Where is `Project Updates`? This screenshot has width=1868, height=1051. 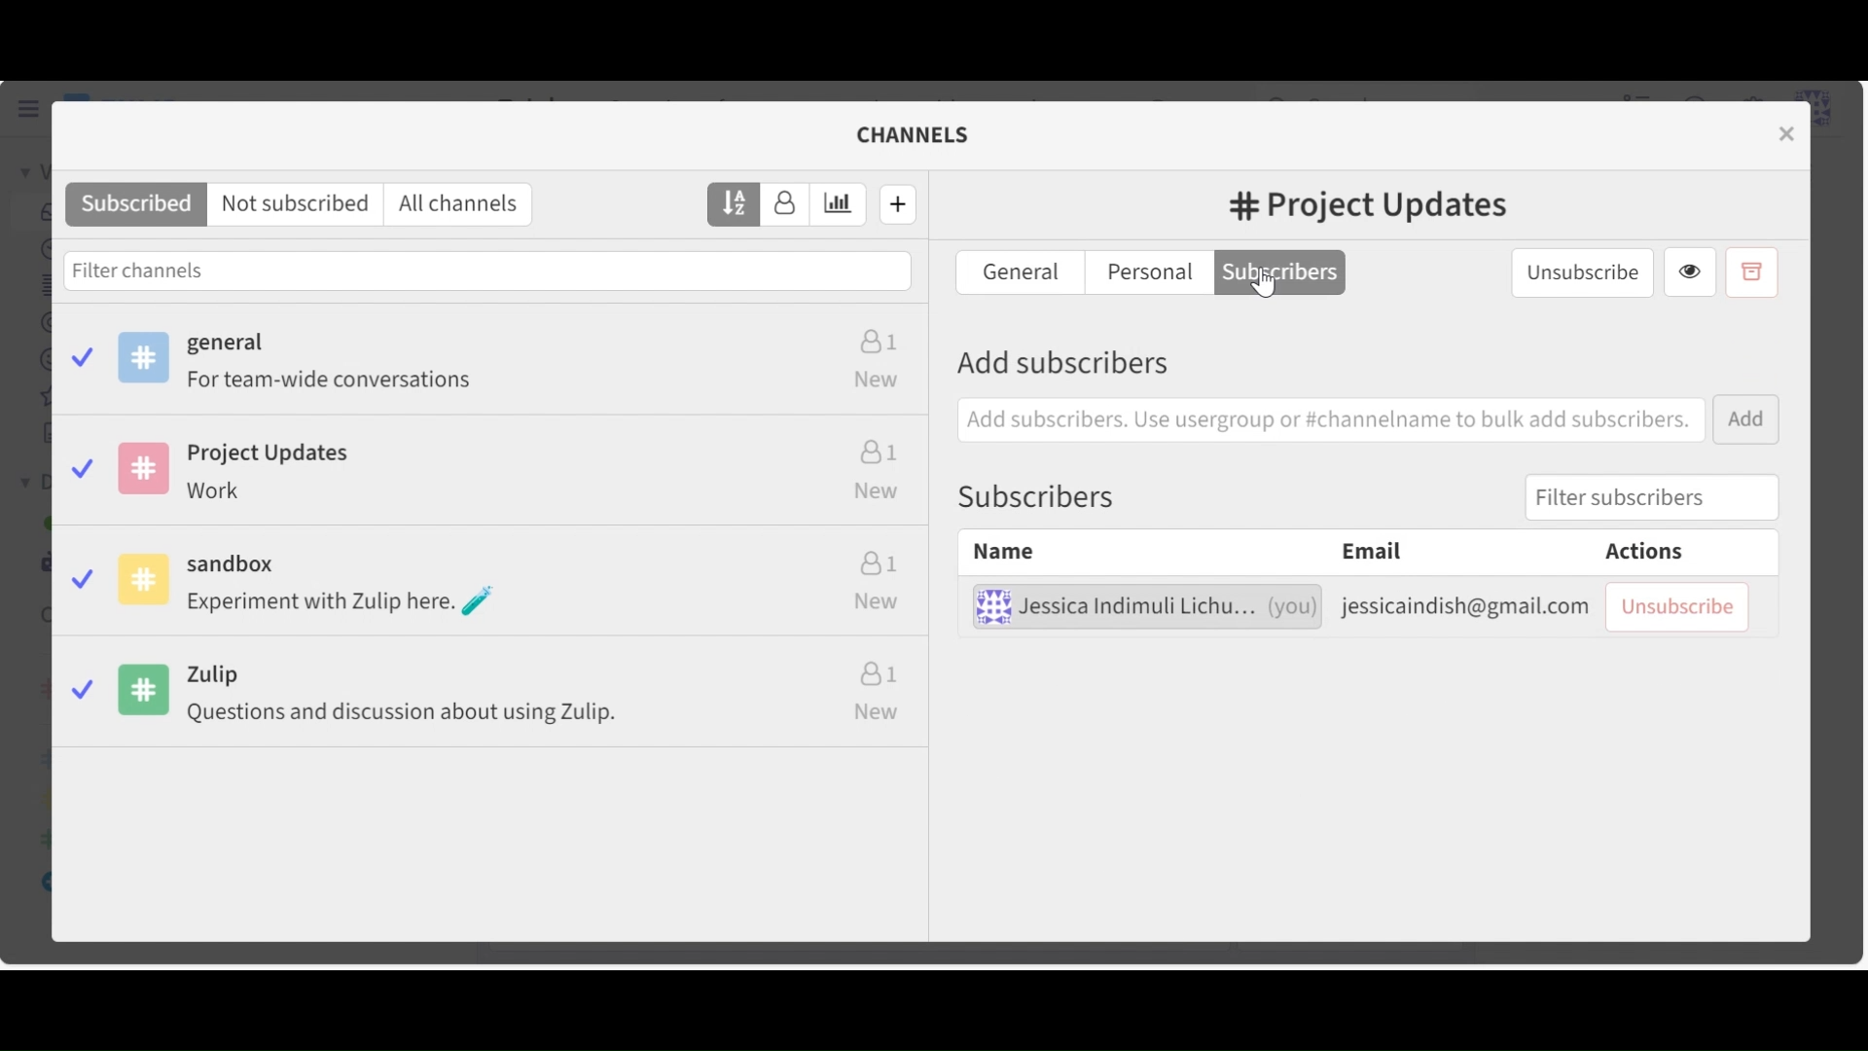
Project Updates is located at coordinates (490, 459).